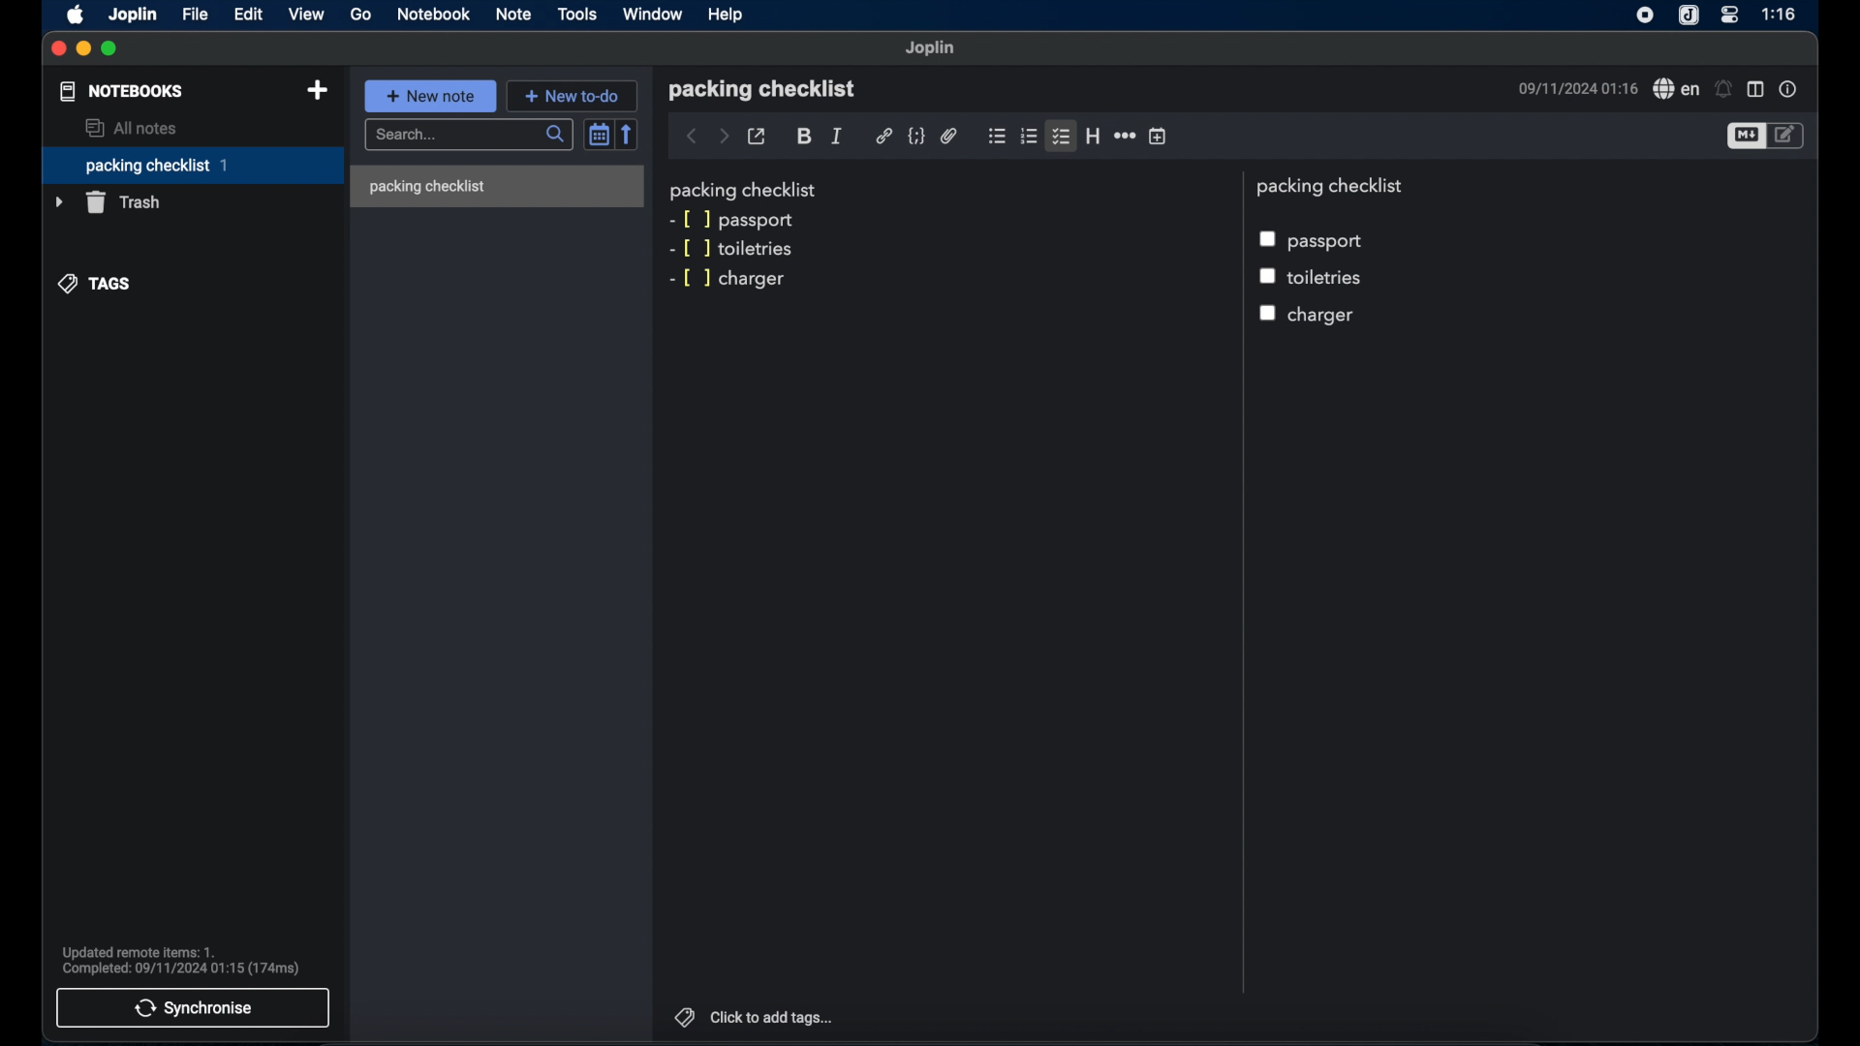 The width and height of the screenshot is (1860, 1046). Describe the element at coordinates (691, 249) in the screenshot. I see `markdown syntax` at that location.